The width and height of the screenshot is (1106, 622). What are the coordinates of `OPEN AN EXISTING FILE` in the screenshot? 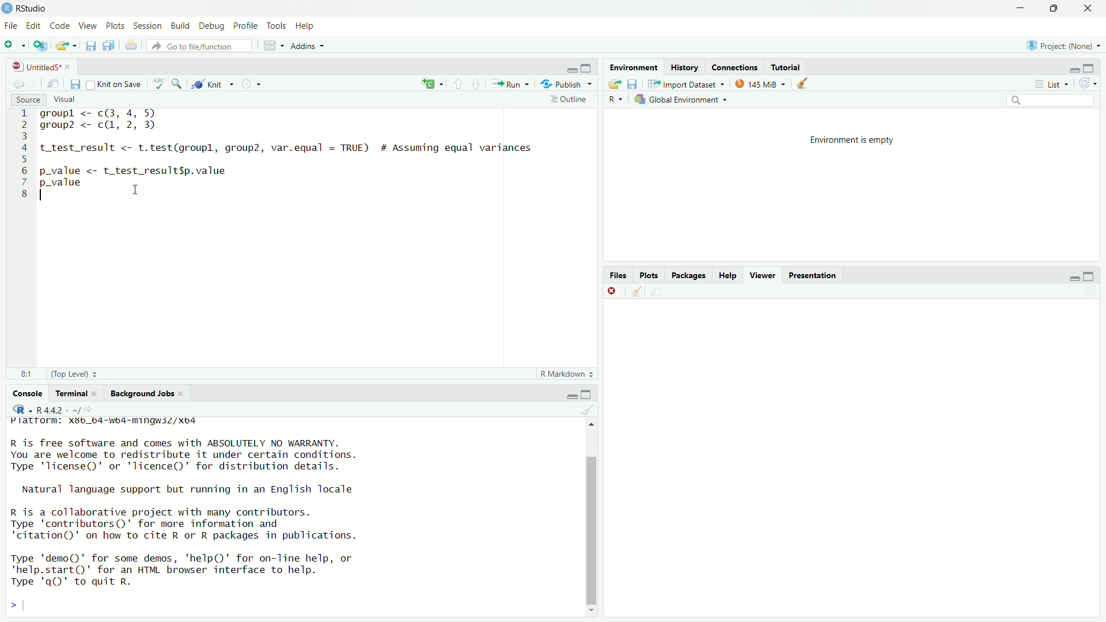 It's located at (66, 45).